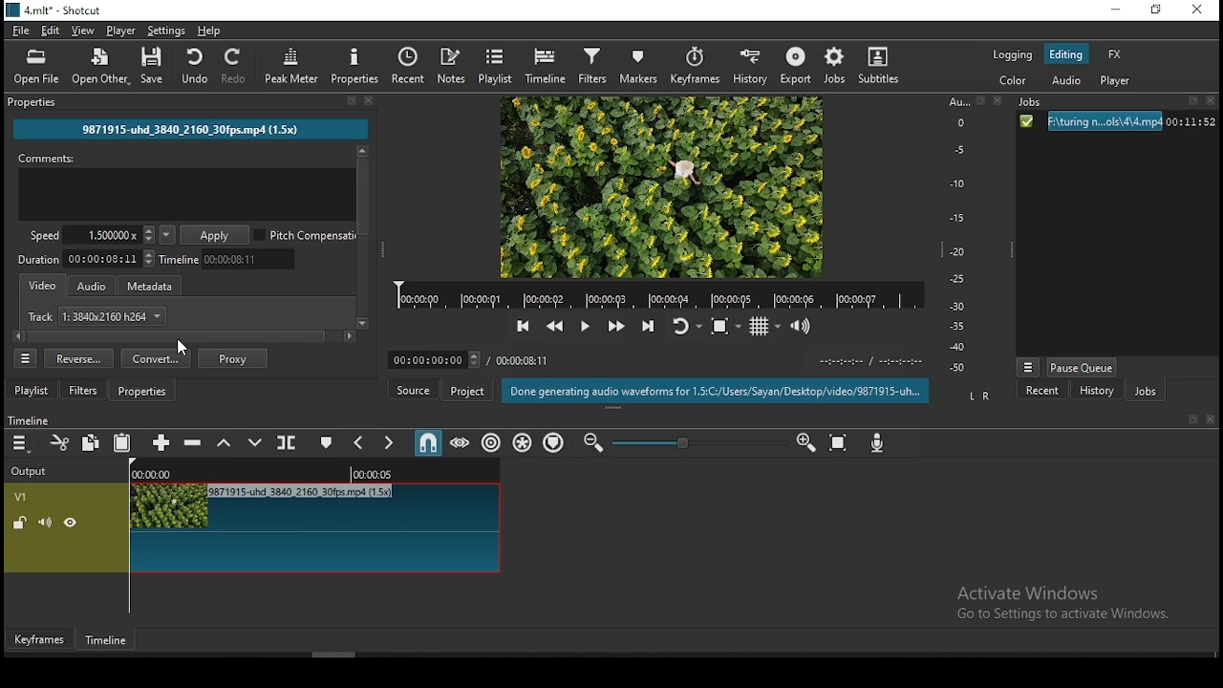  I want to click on track, so click(97, 316).